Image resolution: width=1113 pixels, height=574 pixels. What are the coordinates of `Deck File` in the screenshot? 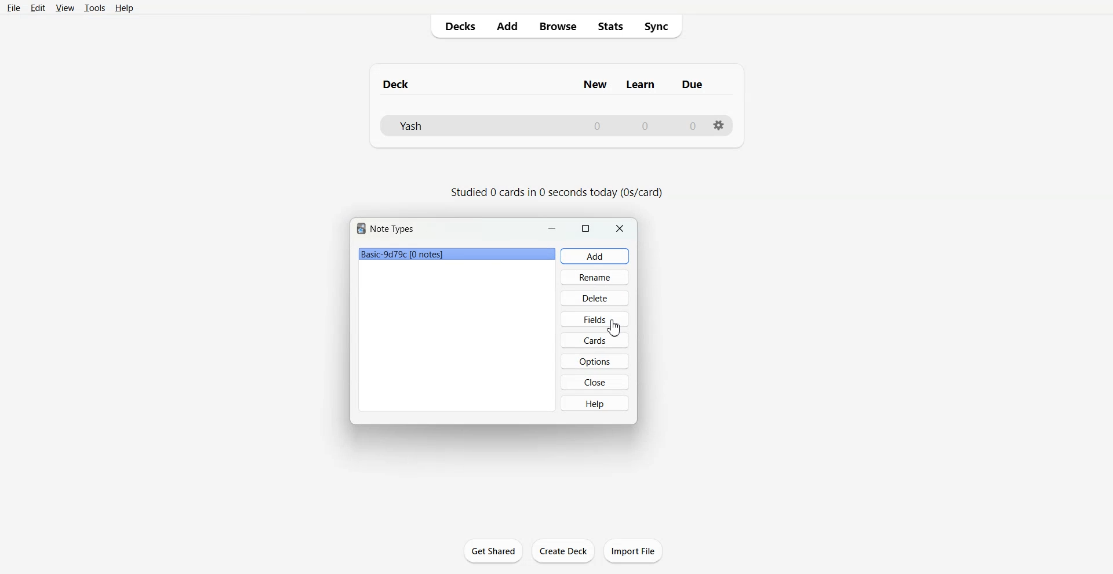 It's located at (475, 126).